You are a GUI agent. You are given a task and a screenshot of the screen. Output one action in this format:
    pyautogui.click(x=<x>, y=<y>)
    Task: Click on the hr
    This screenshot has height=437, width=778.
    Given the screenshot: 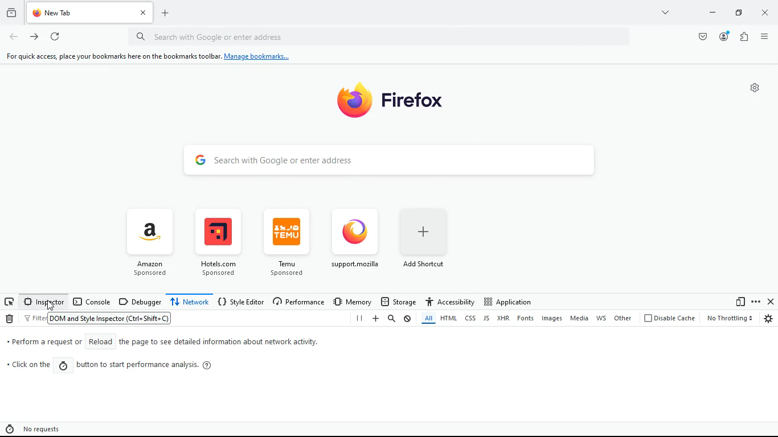 What is the action you would take?
    pyautogui.click(x=505, y=319)
    